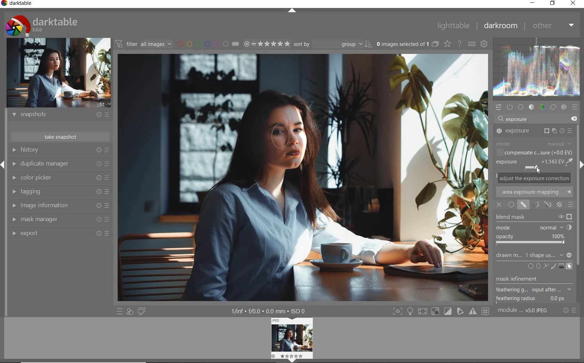 The width and height of the screenshot is (584, 363). What do you see at coordinates (62, 115) in the screenshot?
I see `snapshots` at bounding box center [62, 115].